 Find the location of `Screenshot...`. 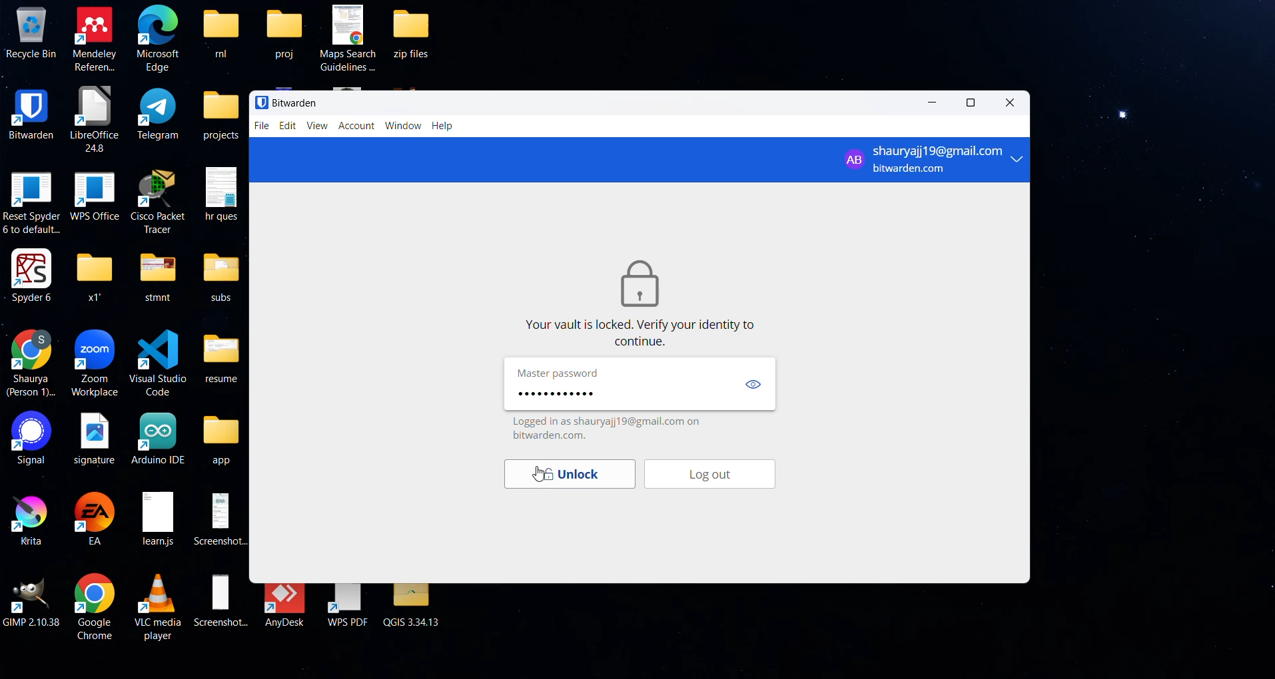

Screenshot... is located at coordinates (221, 600).